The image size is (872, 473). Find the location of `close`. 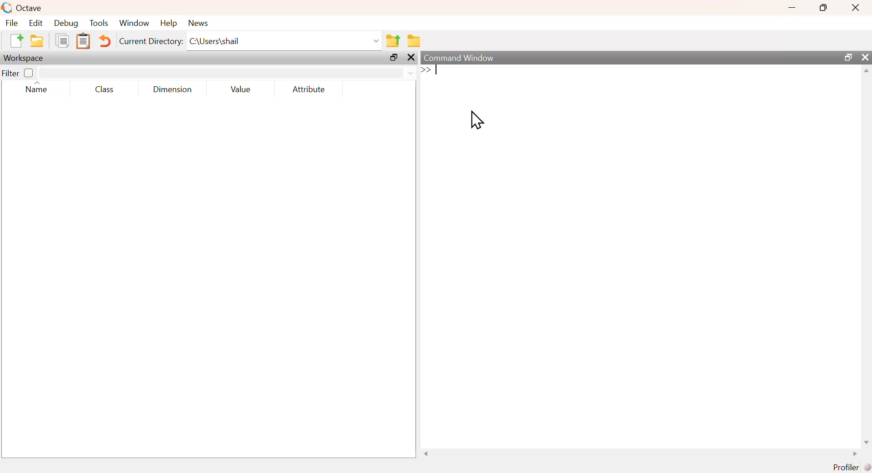

close is located at coordinates (411, 57).